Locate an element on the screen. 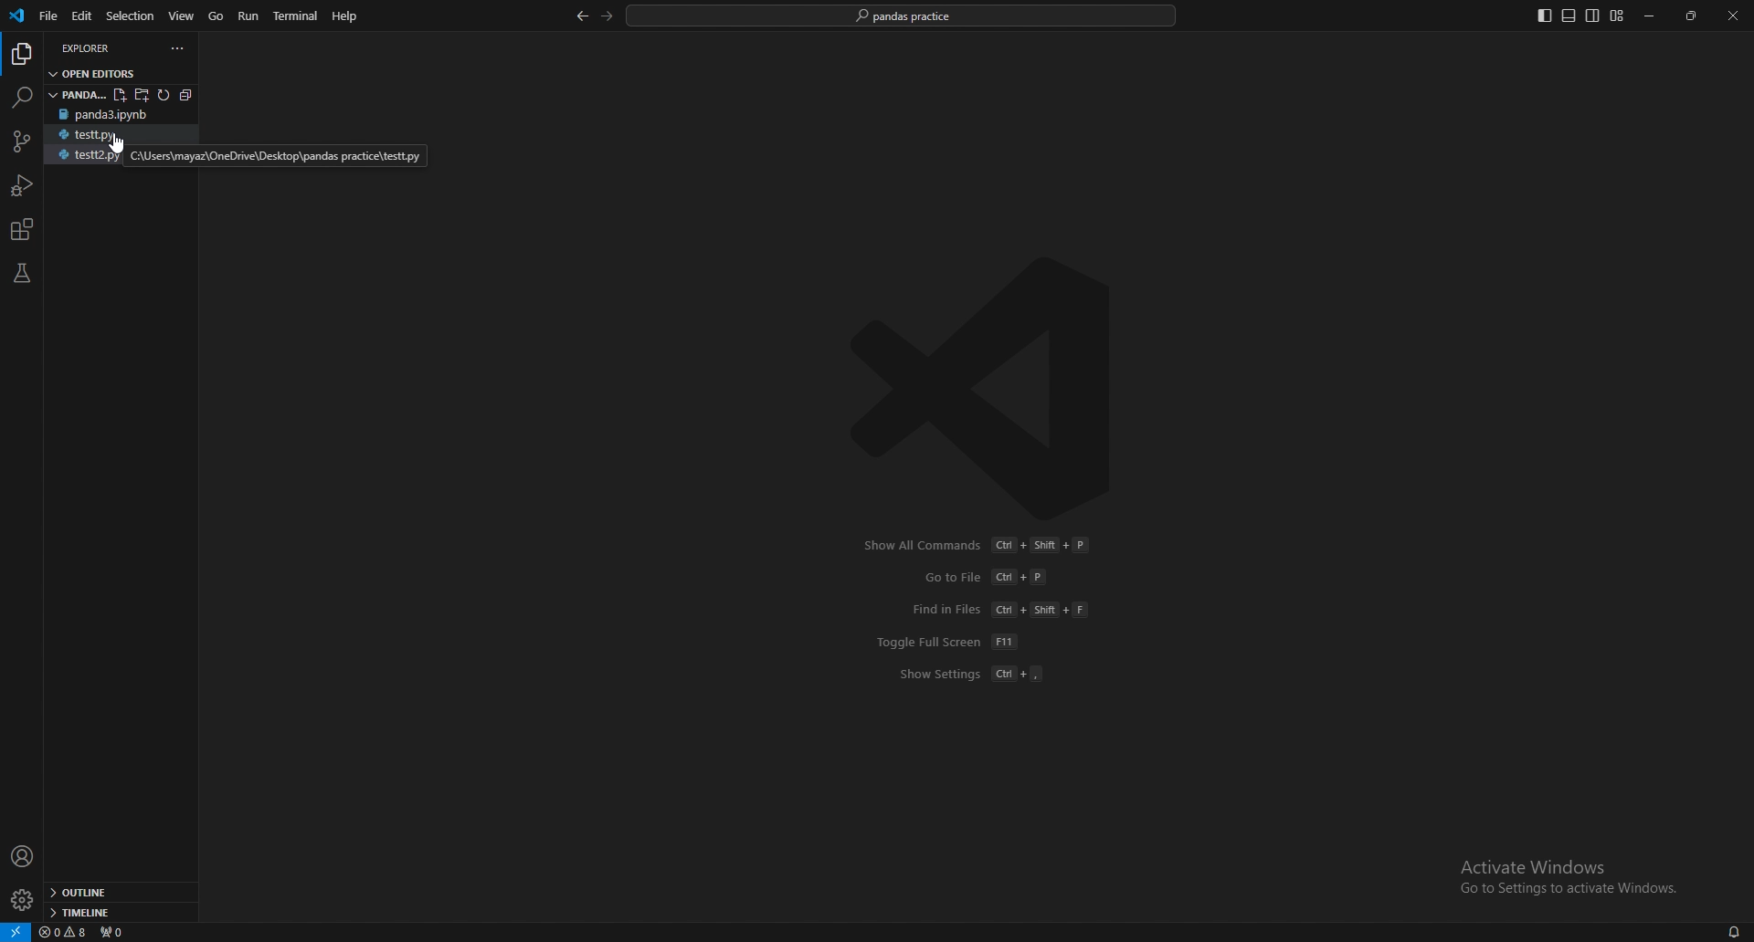 This screenshot has height=942, width=1754. testt2.py is located at coordinates (81, 156).